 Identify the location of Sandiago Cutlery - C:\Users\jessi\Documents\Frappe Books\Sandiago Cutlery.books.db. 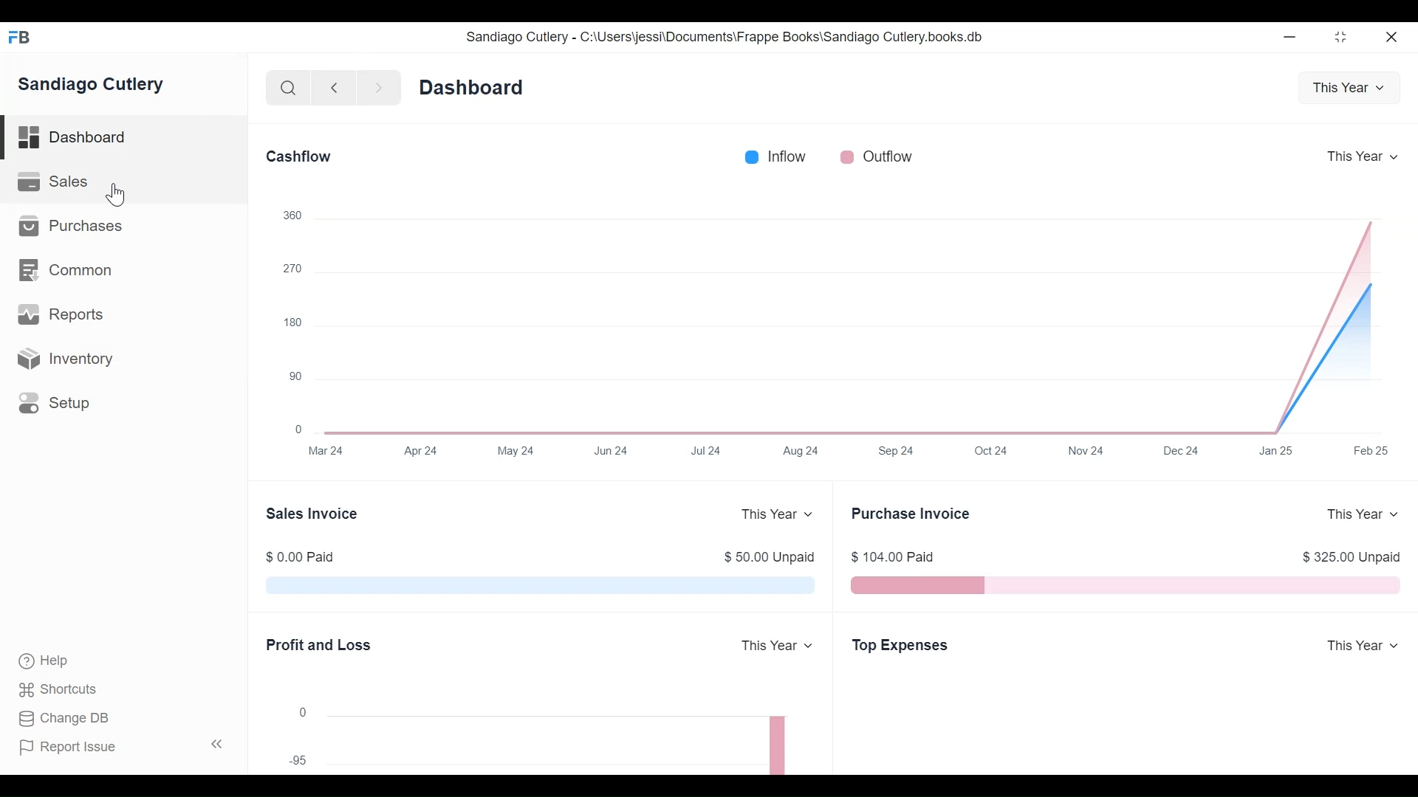
(725, 36).